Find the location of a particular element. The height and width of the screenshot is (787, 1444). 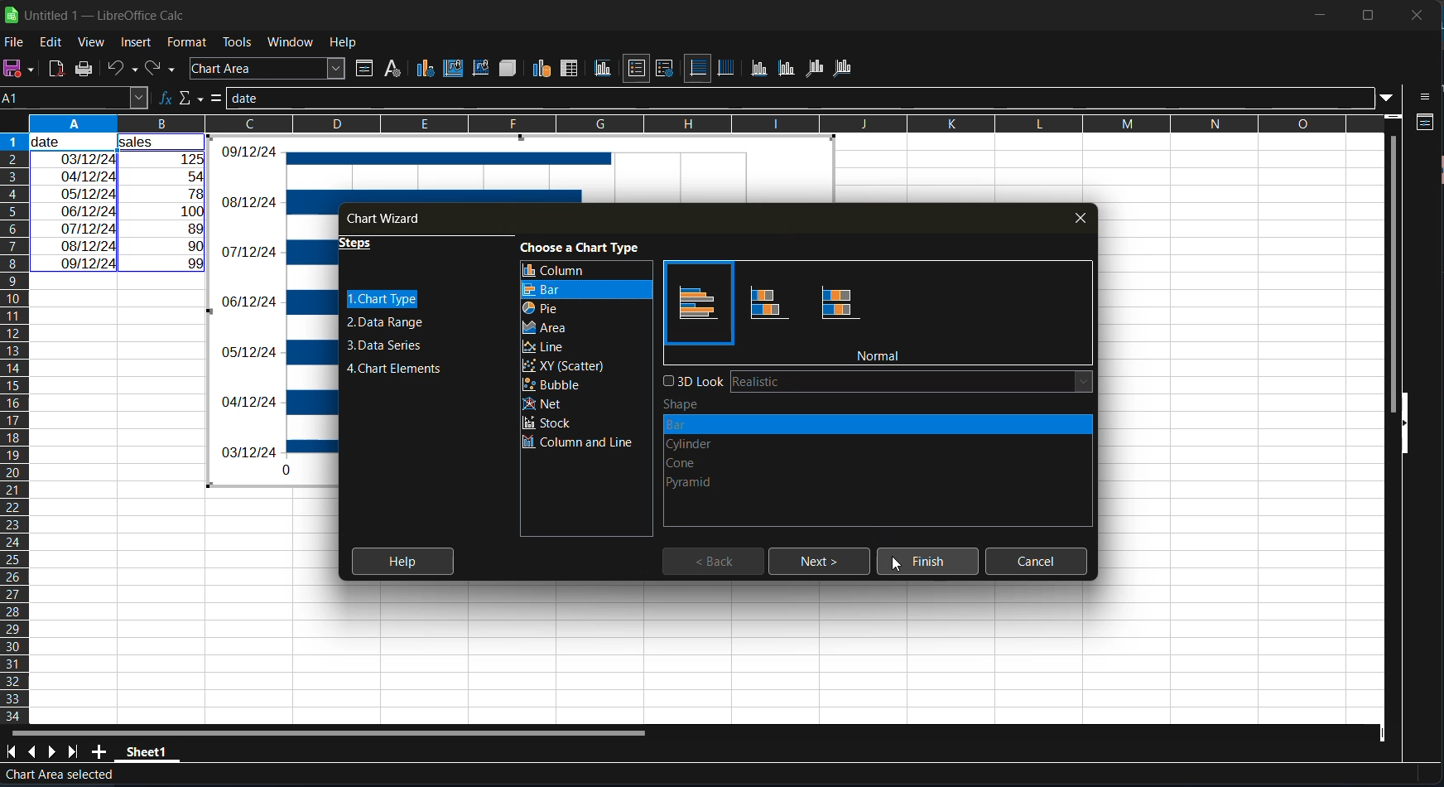

columns is located at coordinates (16, 425).